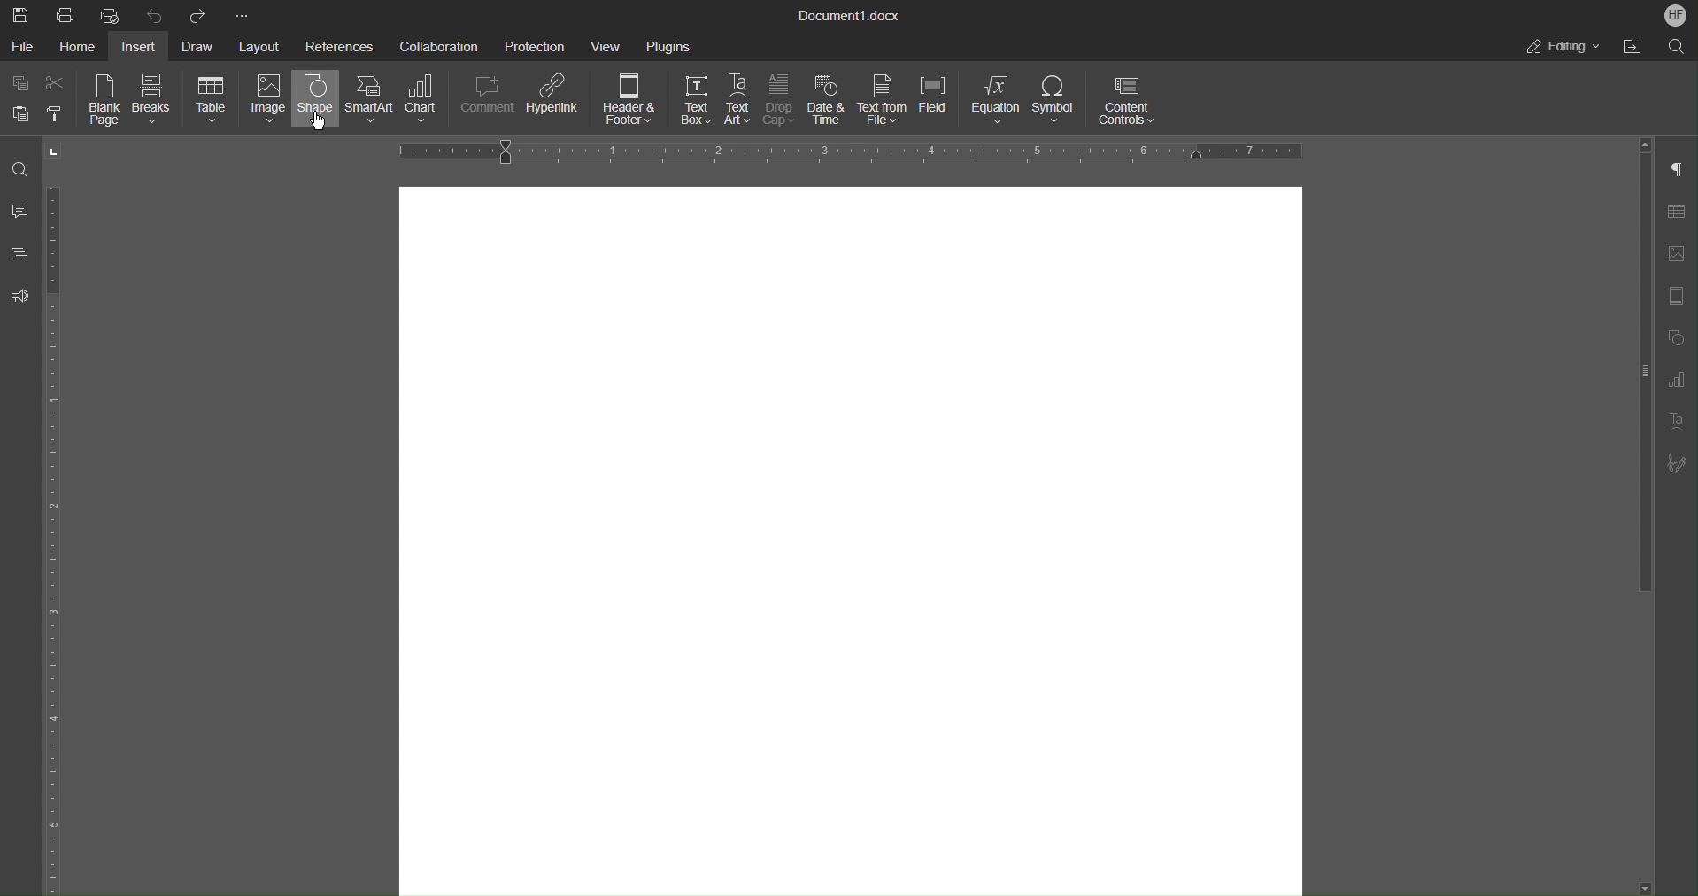  Describe the element at coordinates (845, 152) in the screenshot. I see `Horizonatl Ruler` at that location.